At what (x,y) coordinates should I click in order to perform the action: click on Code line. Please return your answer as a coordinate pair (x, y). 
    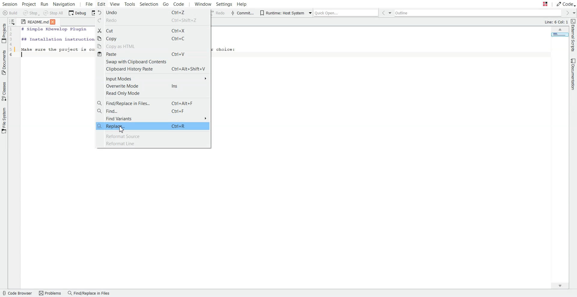
    Looking at the image, I should click on (13, 43).